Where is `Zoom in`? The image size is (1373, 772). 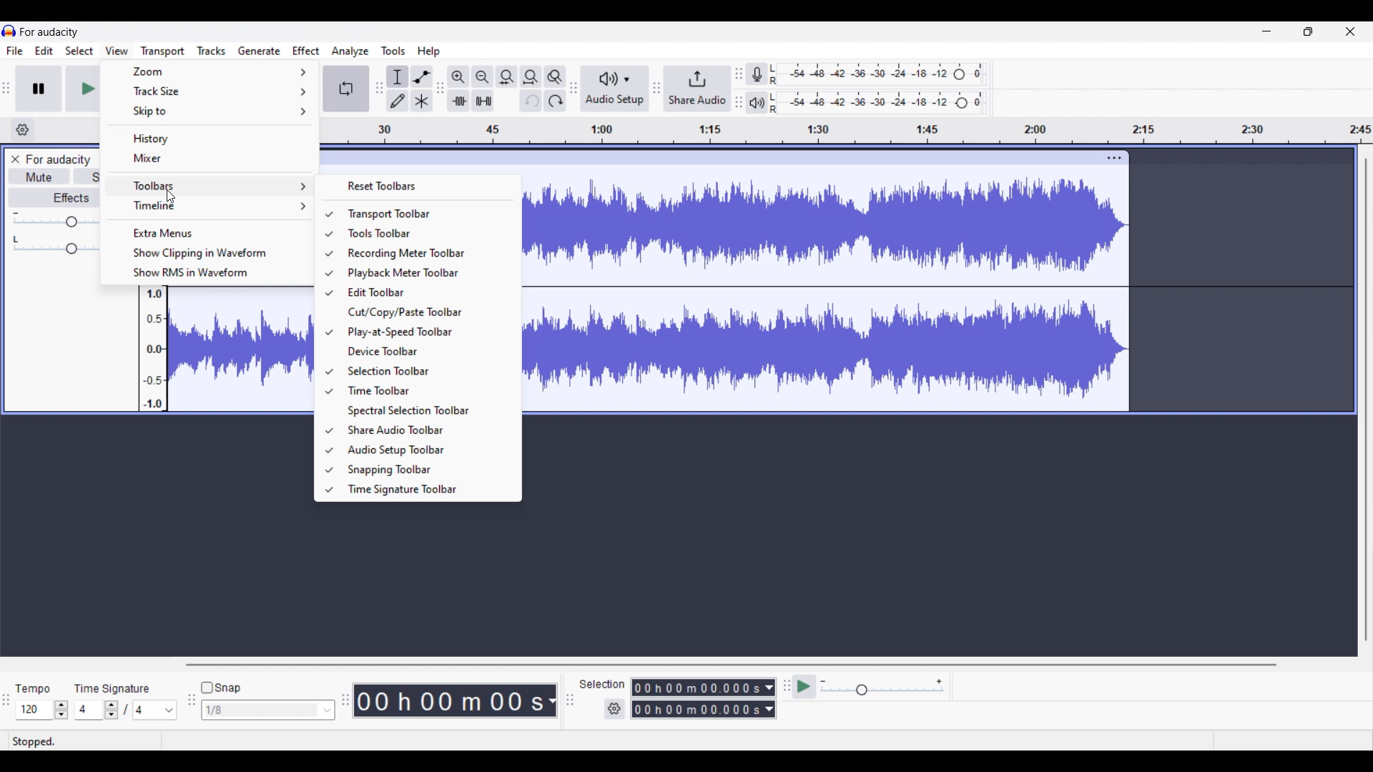
Zoom in is located at coordinates (458, 77).